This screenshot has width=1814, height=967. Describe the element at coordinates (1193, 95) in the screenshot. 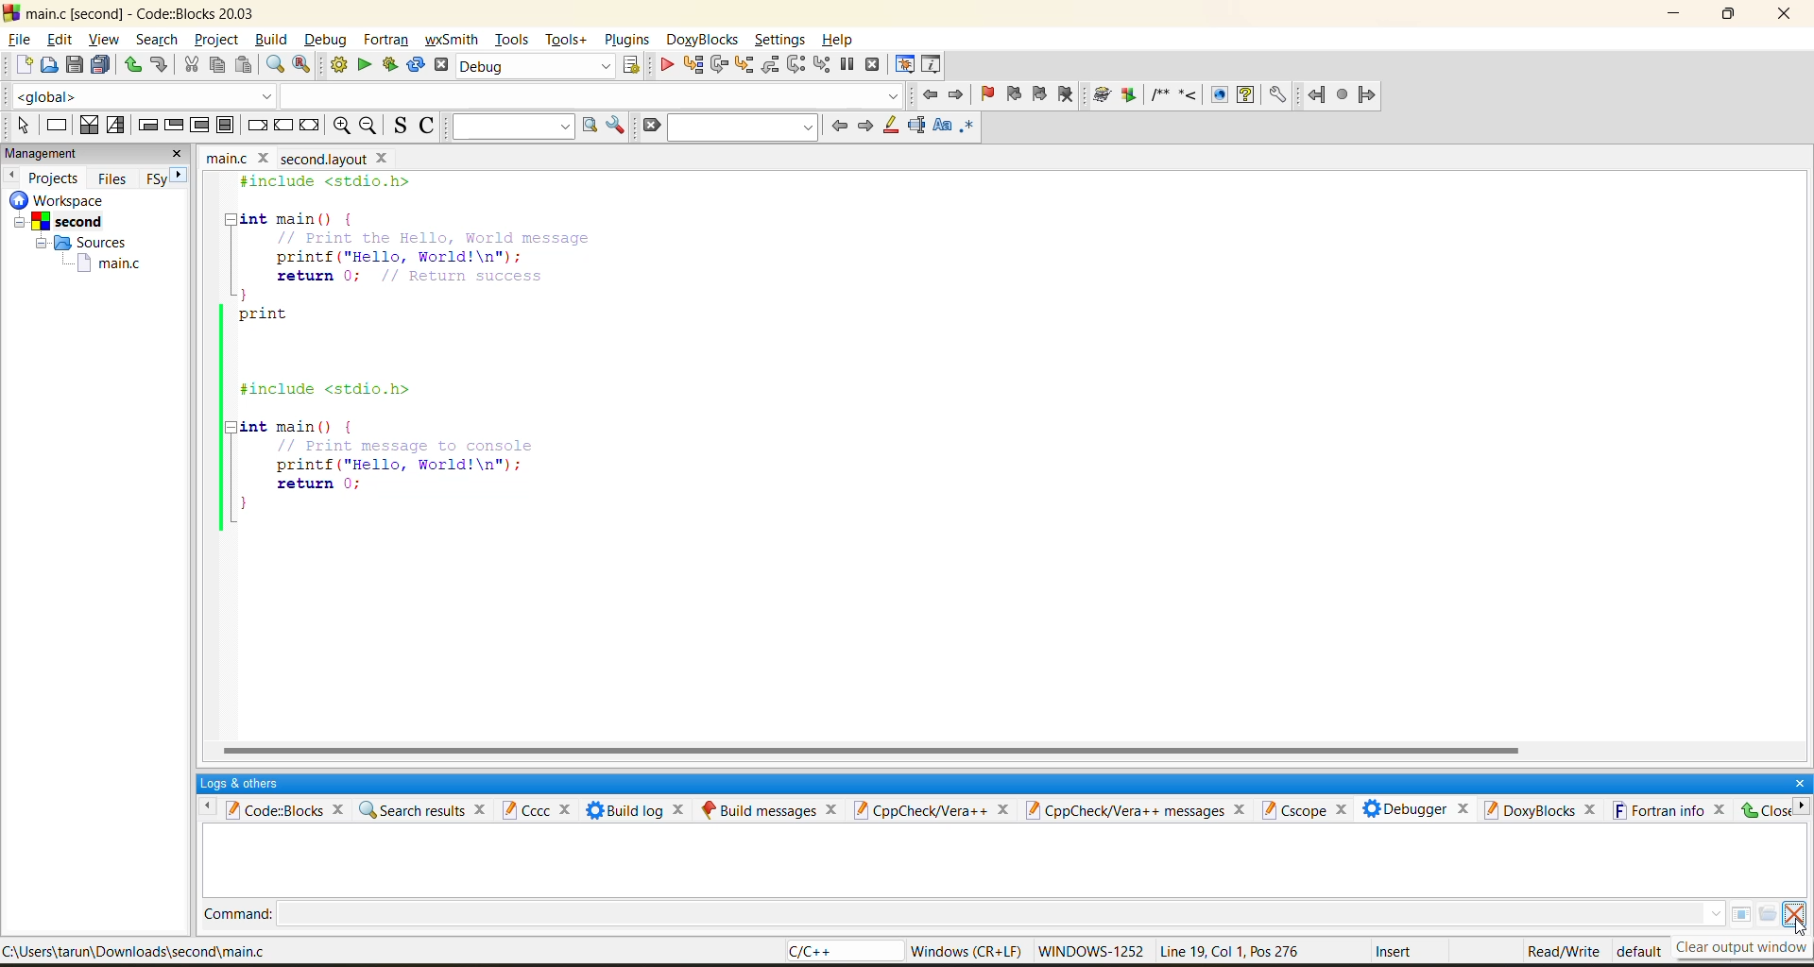

I see `doxyblocks` at that location.